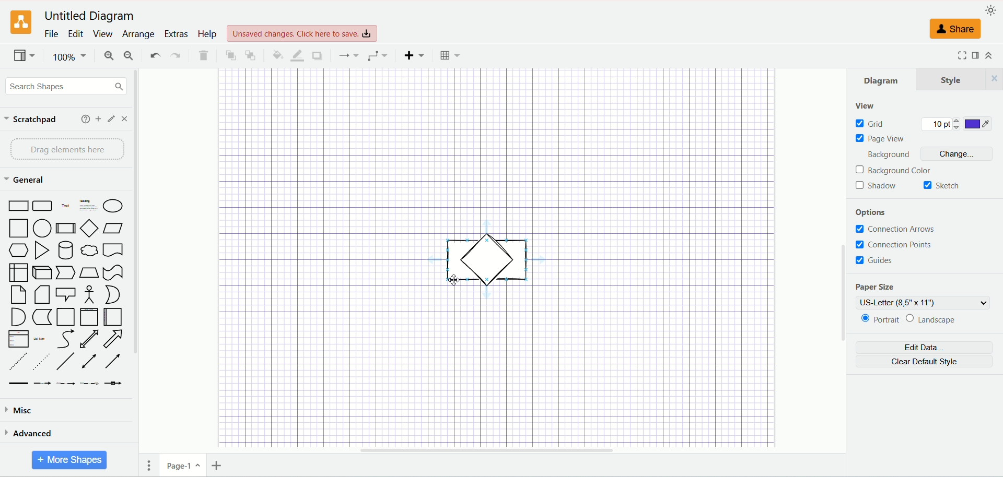 The width and height of the screenshot is (1003, 477). Describe the element at coordinates (18, 338) in the screenshot. I see `list` at that location.